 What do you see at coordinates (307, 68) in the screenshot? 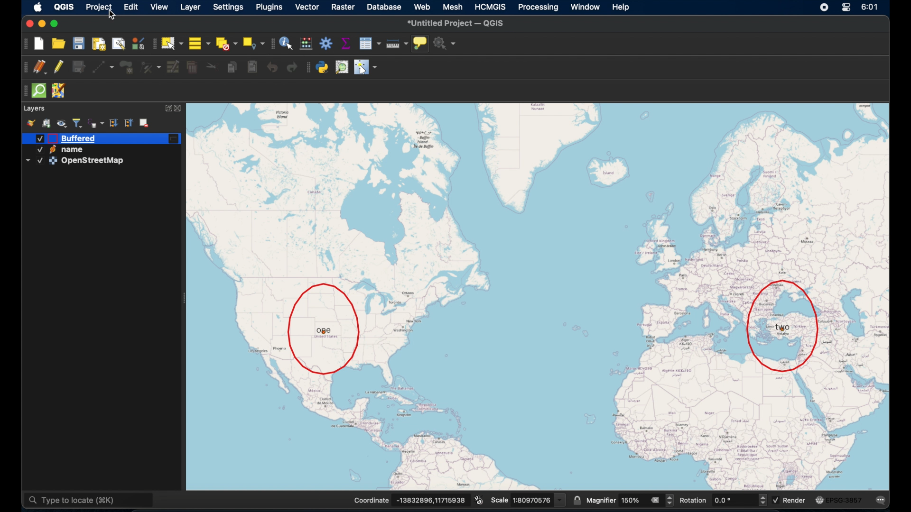
I see `plugins toolbar` at bounding box center [307, 68].